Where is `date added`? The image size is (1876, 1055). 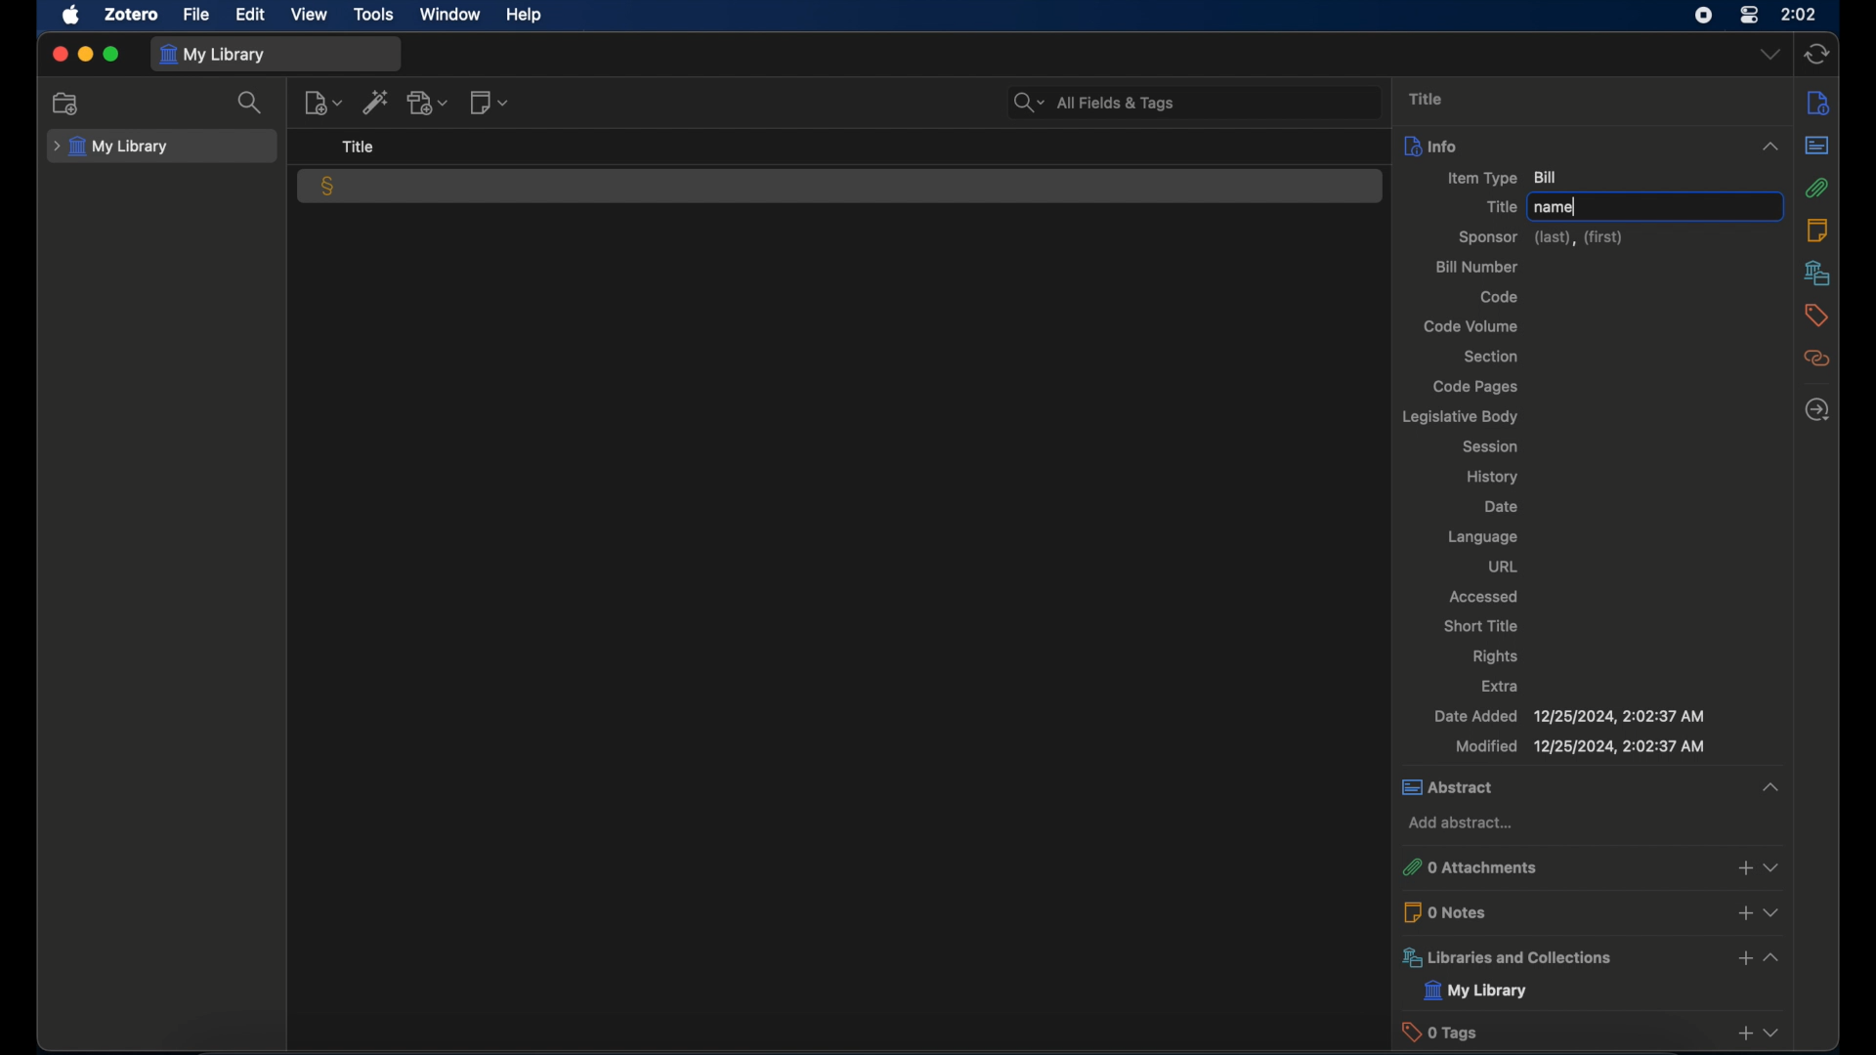
date added is located at coordinates (1567, 716).